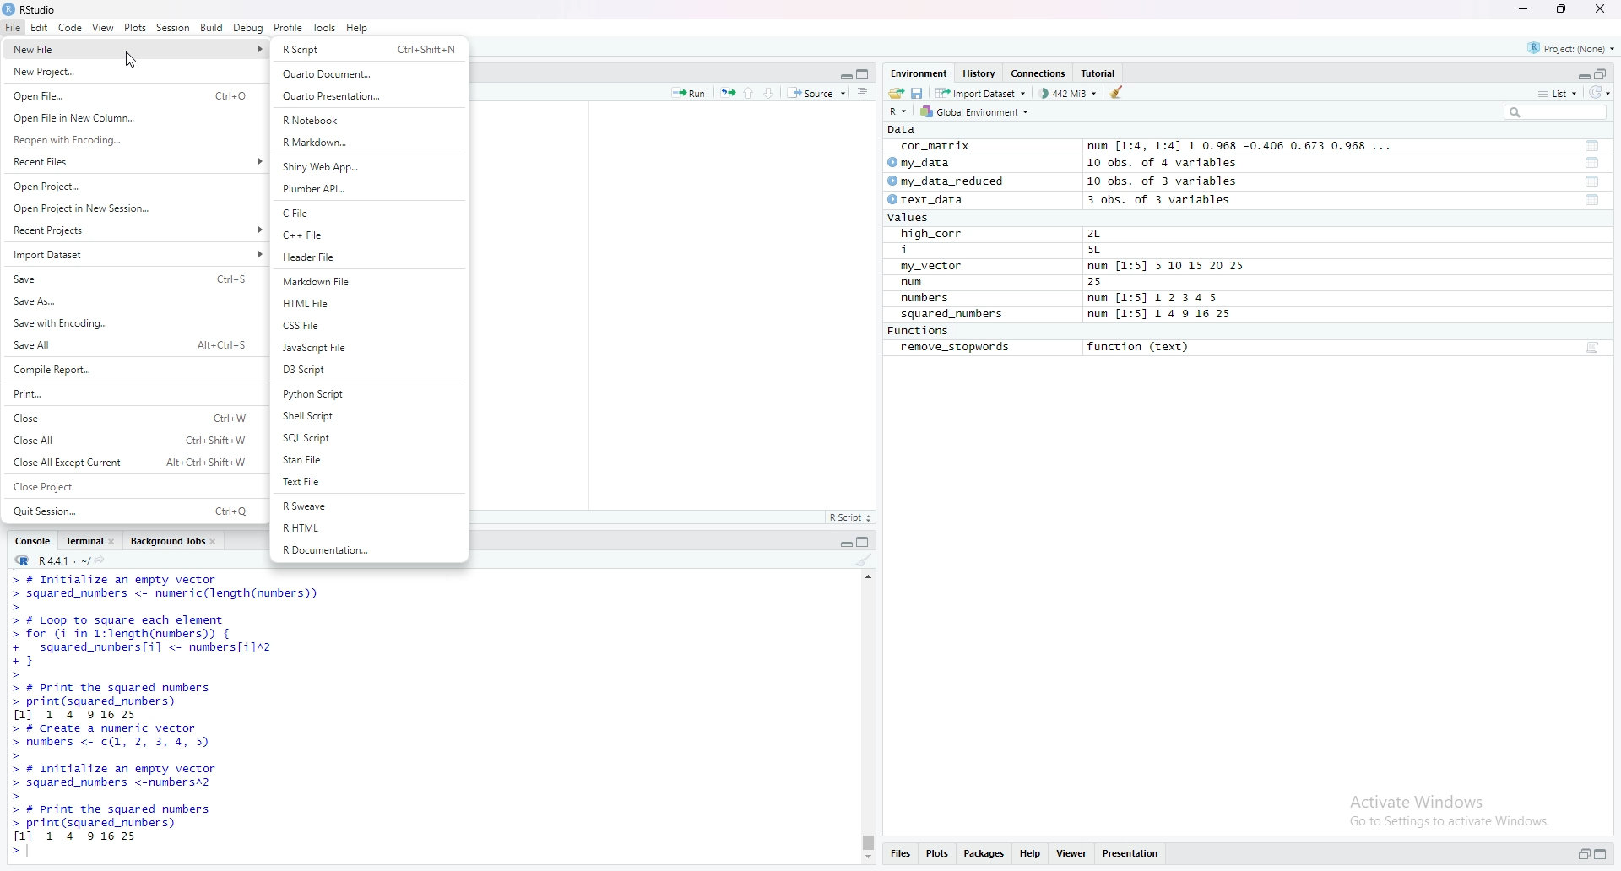 This screenshot has width=1621, height=871. I want to click on R Sweave., so click(368, 509).